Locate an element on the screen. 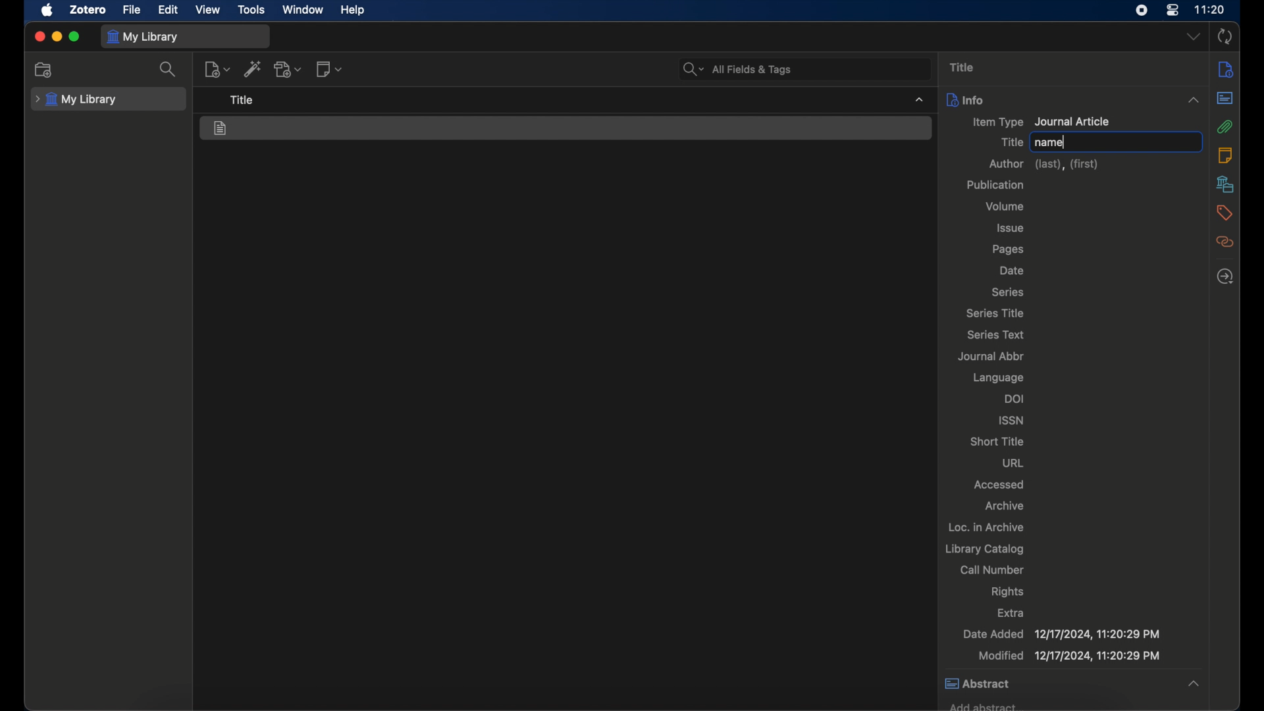 The height and width of the screenshot is (711, 1264). journal article is located at coordinates (221, 129).